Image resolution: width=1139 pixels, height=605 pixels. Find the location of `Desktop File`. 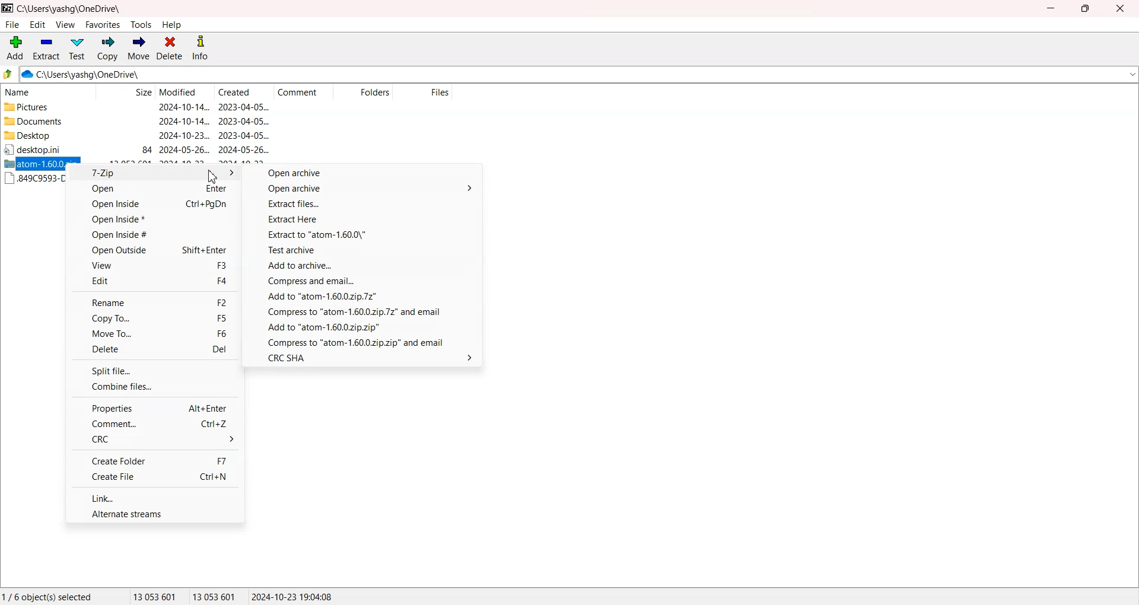

Desktop File is located at coordinates (44, 149).